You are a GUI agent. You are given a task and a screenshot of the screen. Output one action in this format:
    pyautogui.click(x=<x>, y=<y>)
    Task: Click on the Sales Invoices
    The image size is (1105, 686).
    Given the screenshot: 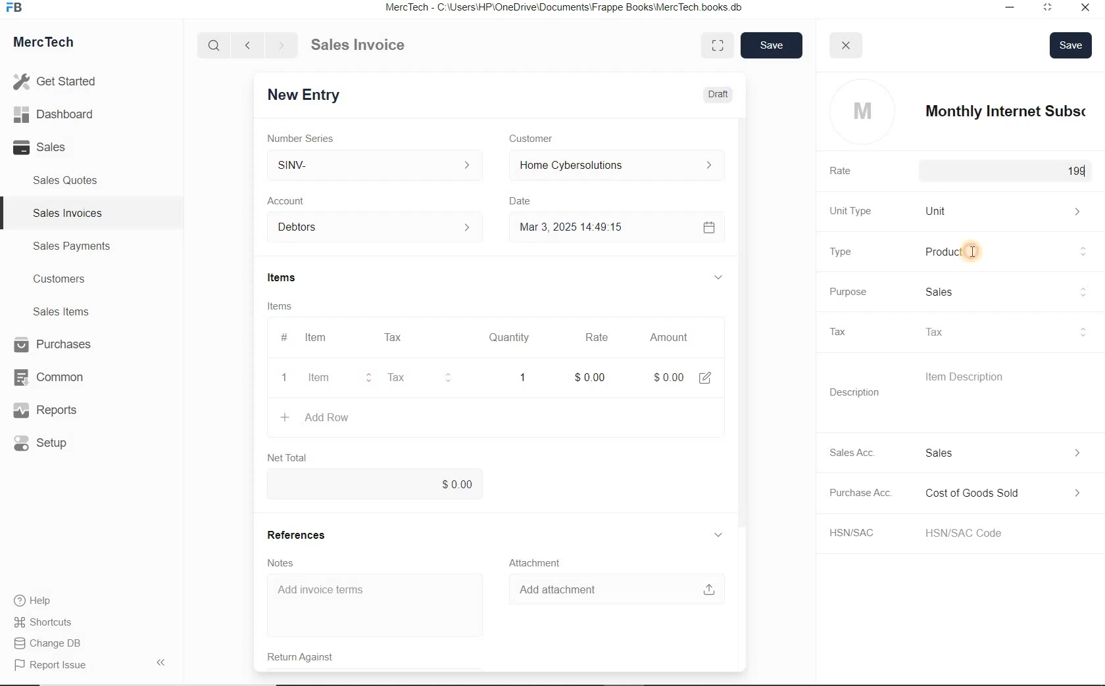 What is the action you would take?
    pyautogui.click(x=68, y=213)
    